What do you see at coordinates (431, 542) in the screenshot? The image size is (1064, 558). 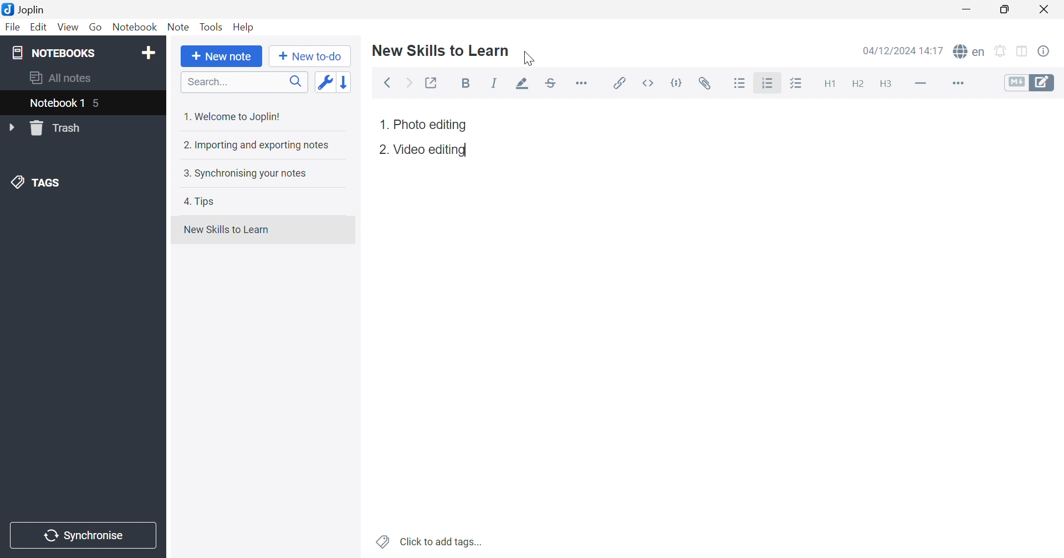 I see `Click to add tags...` at bounding box center [431, 542].